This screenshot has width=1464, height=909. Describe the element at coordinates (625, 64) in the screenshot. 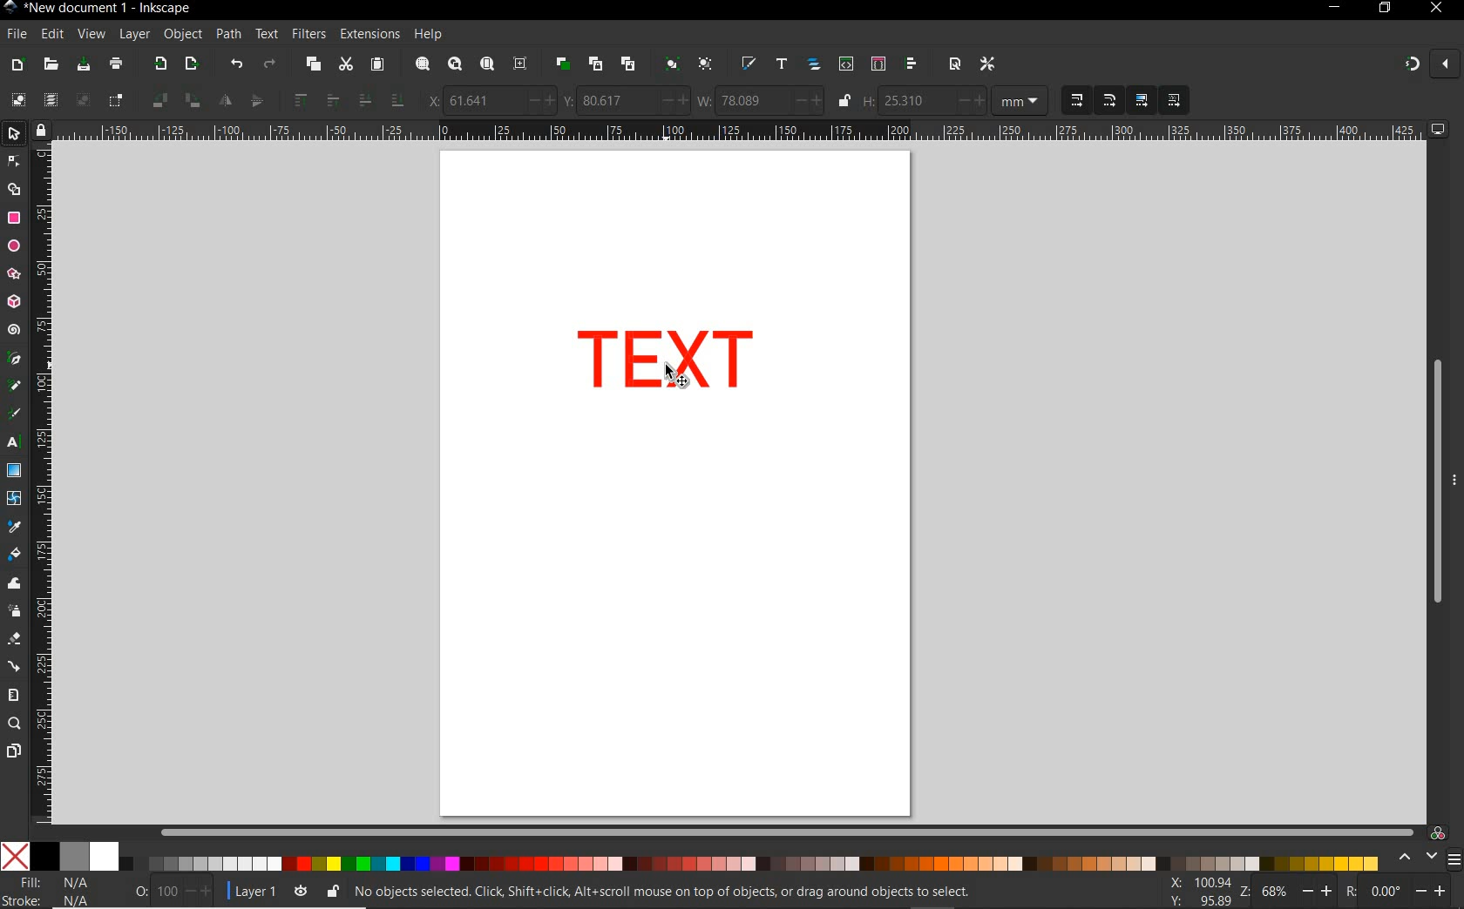

I see `unlink code` at that location.